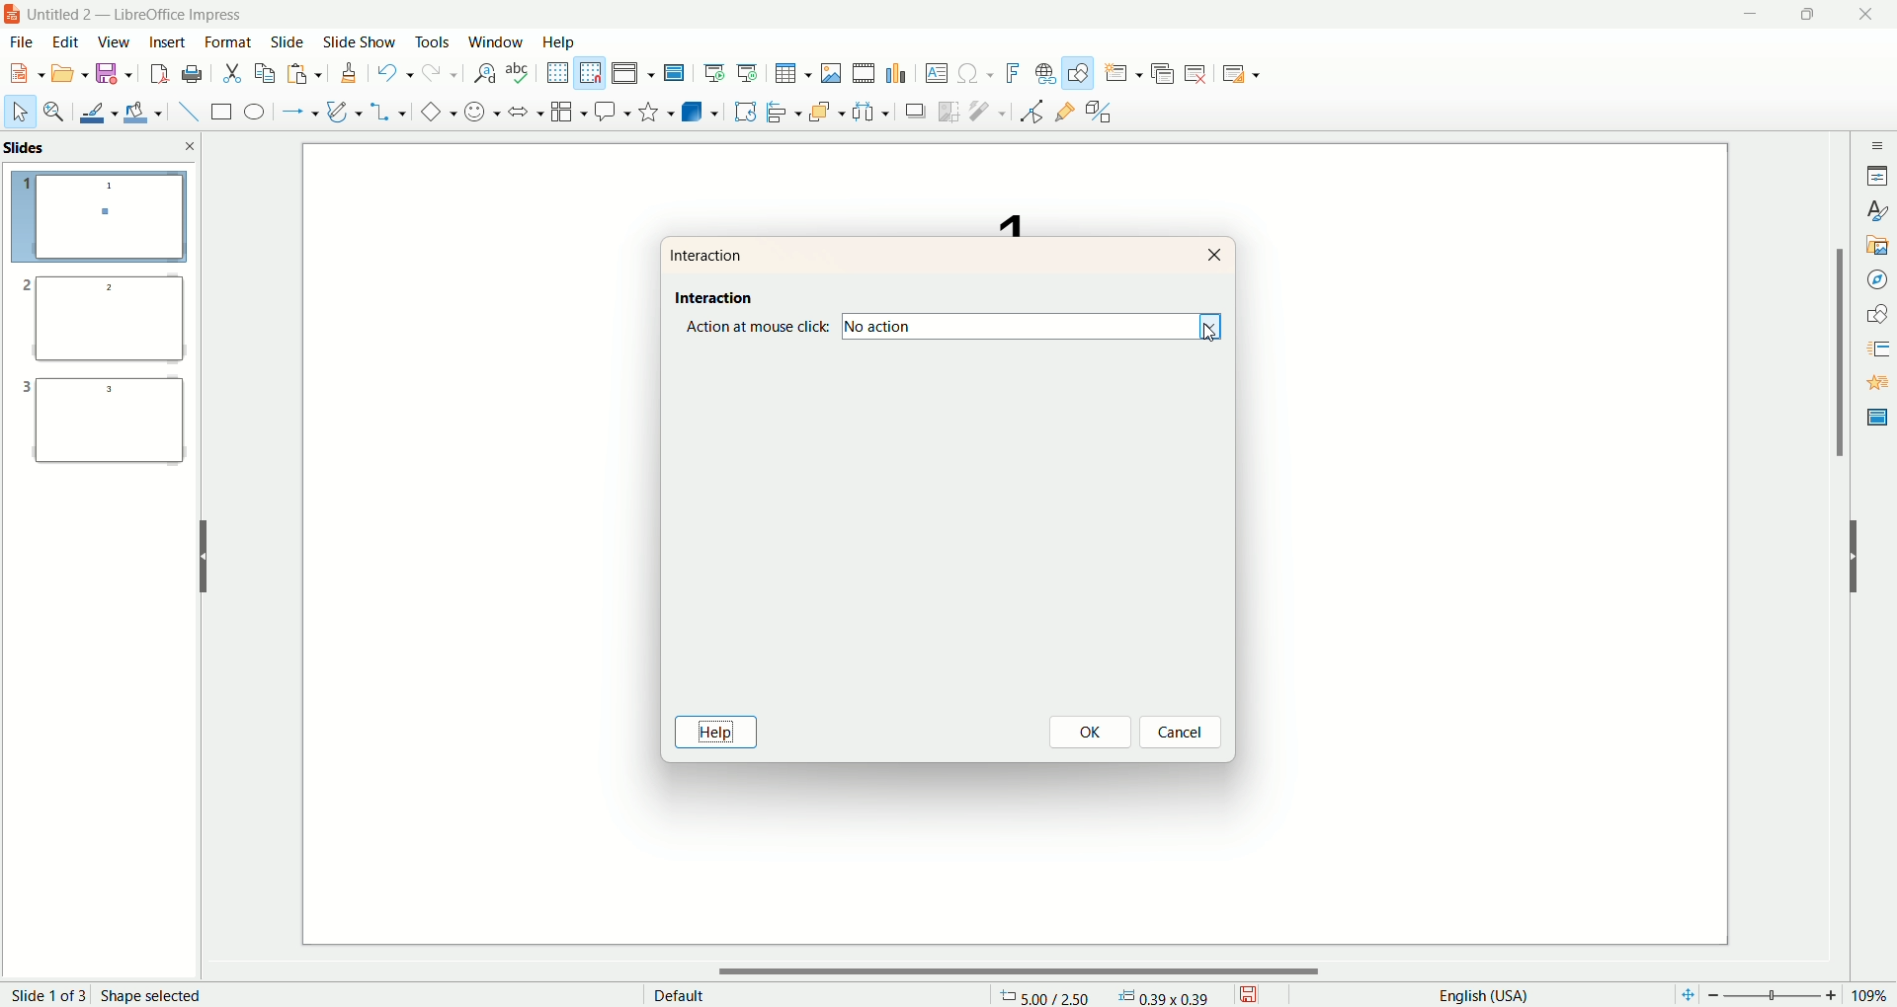 The image size is (1897, 1007). I want to click on open, so click(71, 75).